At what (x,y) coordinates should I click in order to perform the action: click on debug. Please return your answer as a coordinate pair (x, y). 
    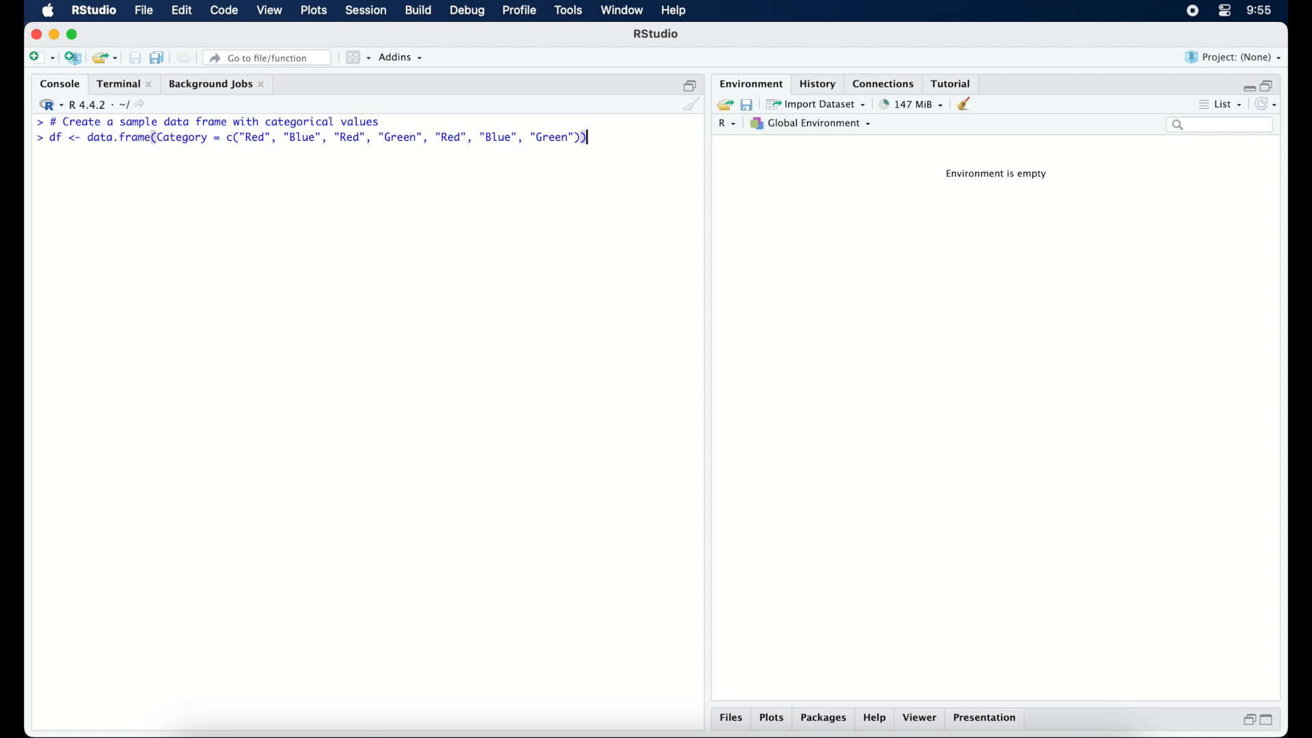
    Looking at the image, I should click on (466, 12).